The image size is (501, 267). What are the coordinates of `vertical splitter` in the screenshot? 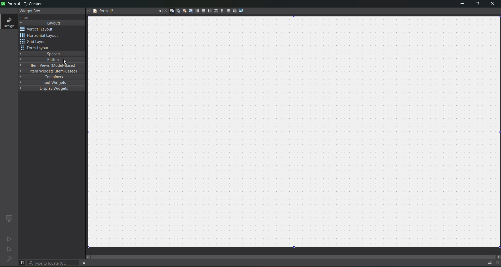 It's located at (215, 10).